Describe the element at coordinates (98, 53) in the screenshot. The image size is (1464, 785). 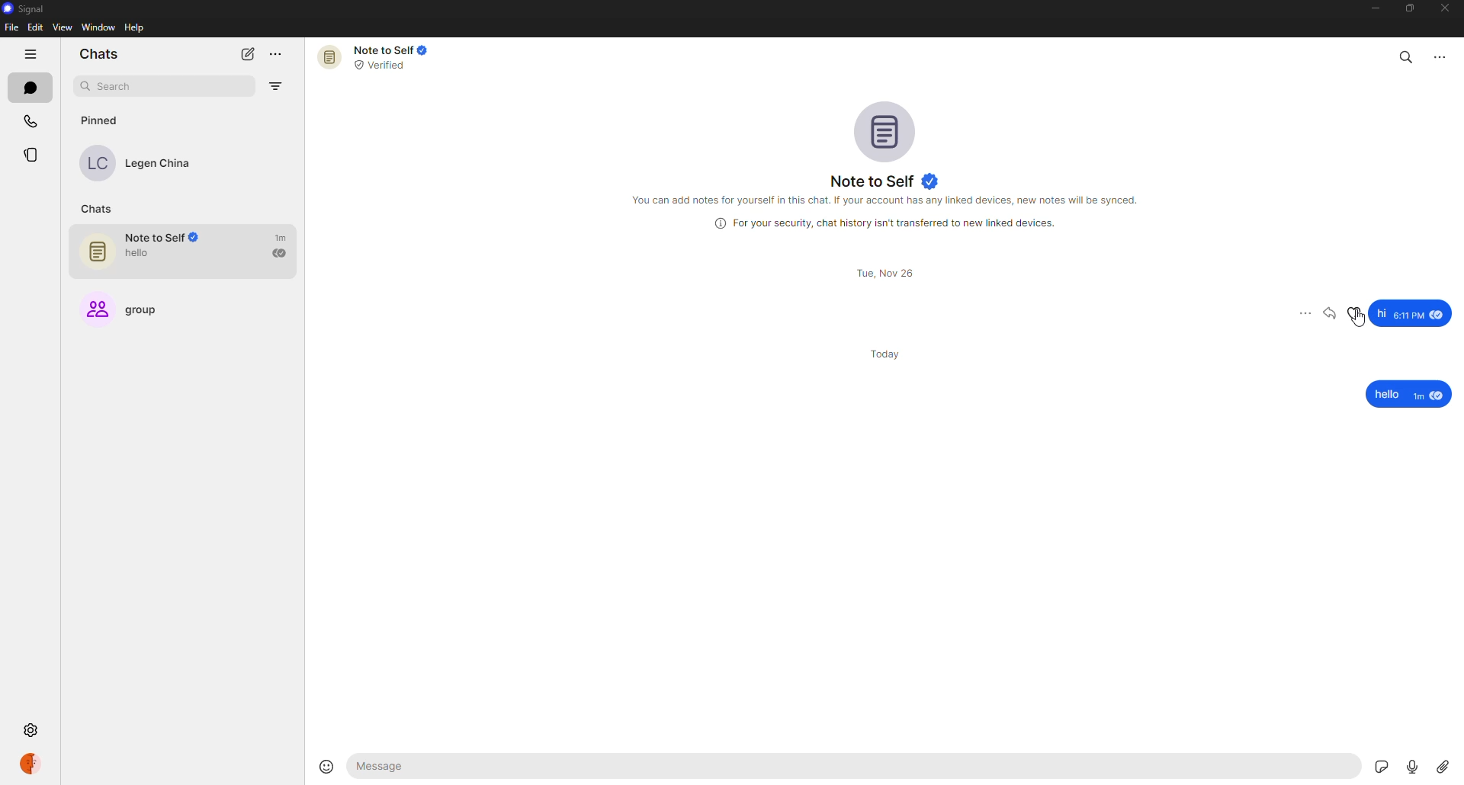
I see `chats` at that location.